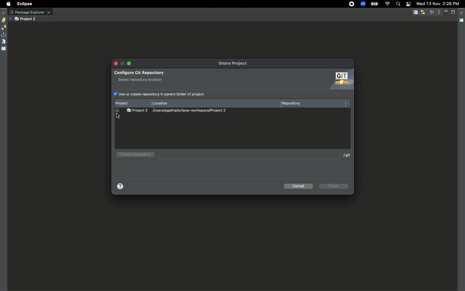 The height and width of the screenshot is (291, 465). Describe the element at coordinates (4, 42) in the screenshot. I see `Git reflog` at that location.